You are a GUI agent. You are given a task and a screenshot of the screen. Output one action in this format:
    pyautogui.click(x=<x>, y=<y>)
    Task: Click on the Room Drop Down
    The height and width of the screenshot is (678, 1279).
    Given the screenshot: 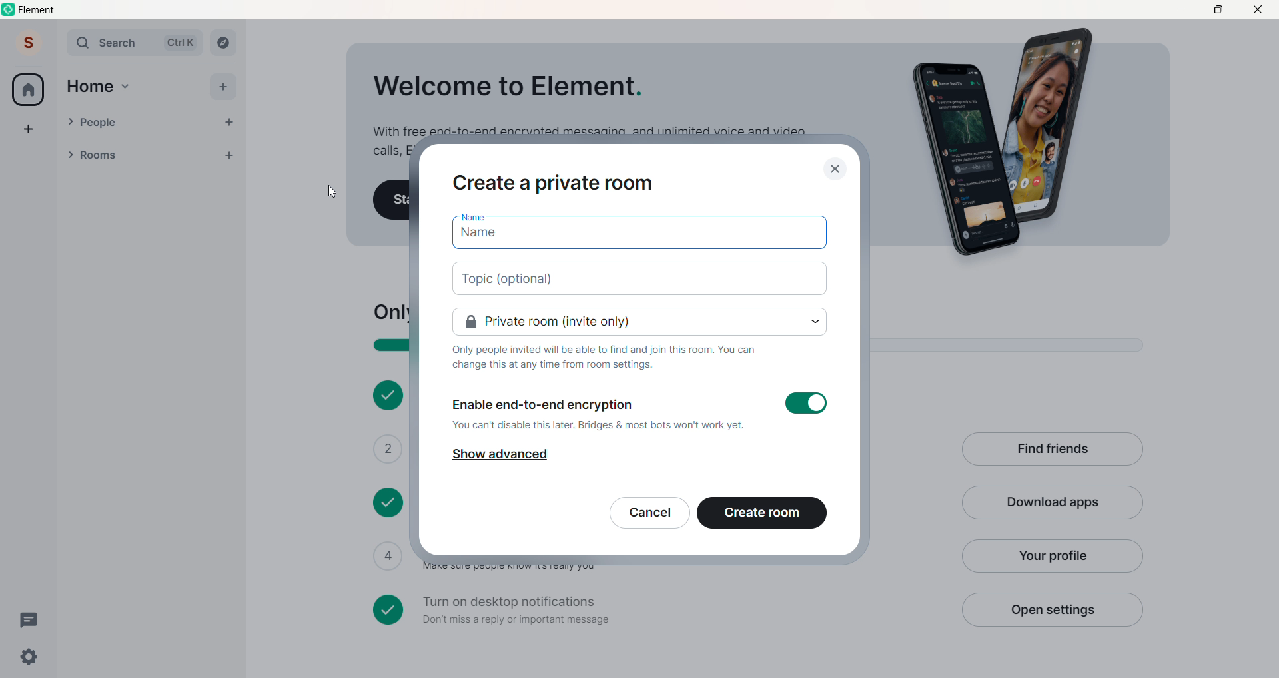 What is the action you would take?
    pyautogui.click(x=71, y=155)
    